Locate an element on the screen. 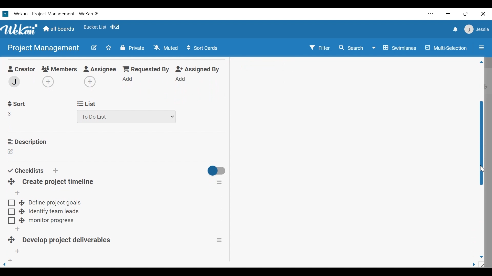 This screenshot has width=492, height=276. List is located at coordinates (86, 104).